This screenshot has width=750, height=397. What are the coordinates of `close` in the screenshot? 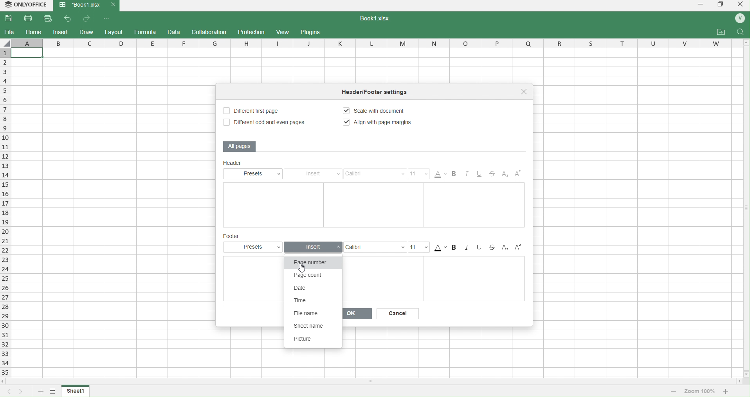 It's located at (739, 5).